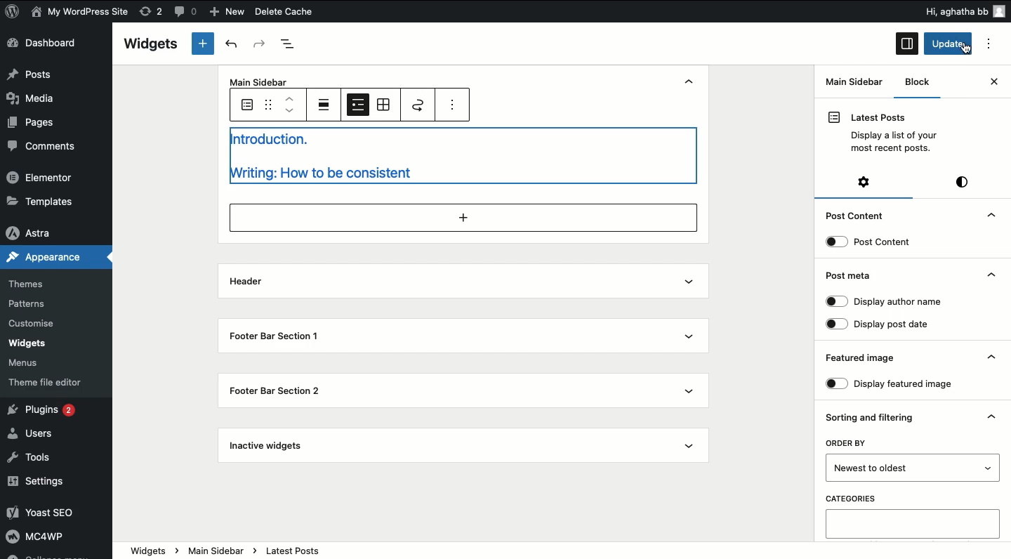  What do you see at coordinates (51, 510) in the screenshot?
I see ` Yoast SEO ` at bounding box center [51, 510].